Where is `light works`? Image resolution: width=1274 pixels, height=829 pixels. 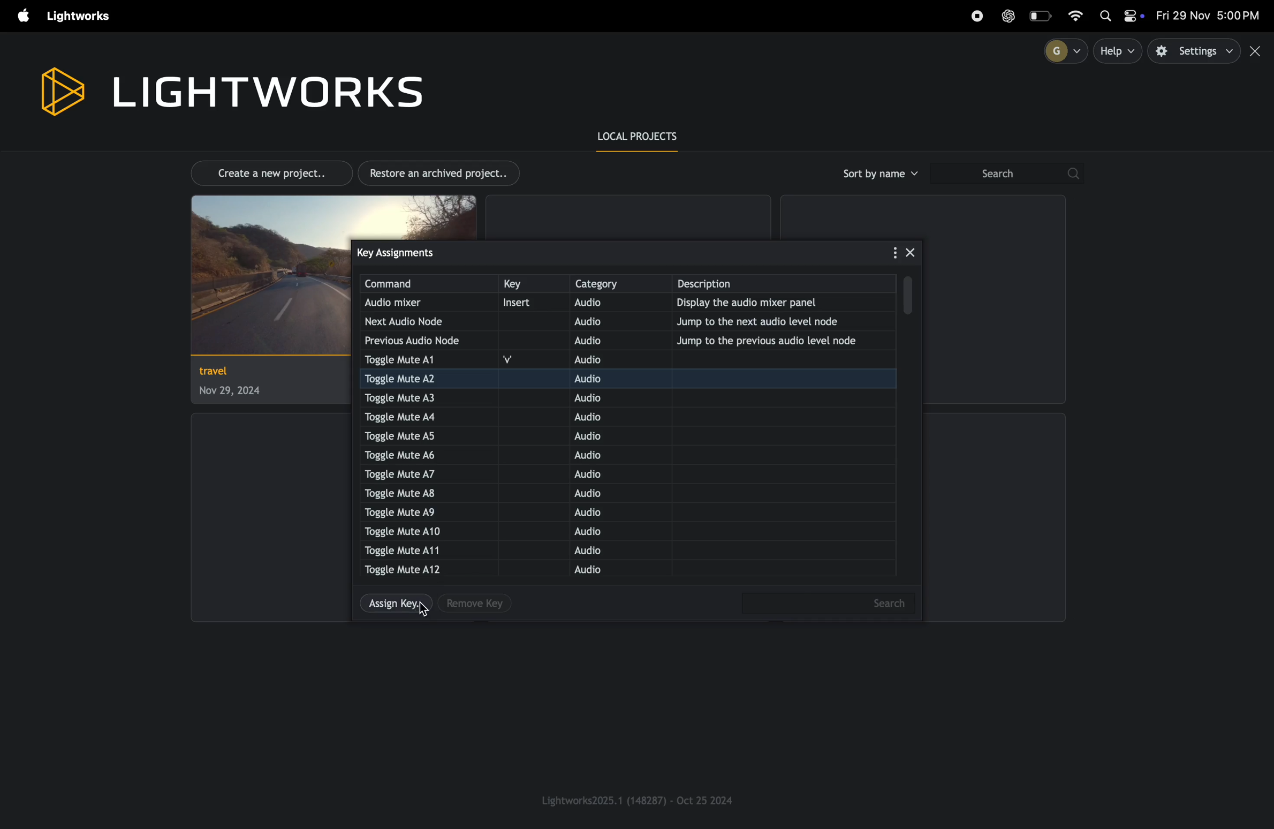
light works is located at coordinates (230, 89).